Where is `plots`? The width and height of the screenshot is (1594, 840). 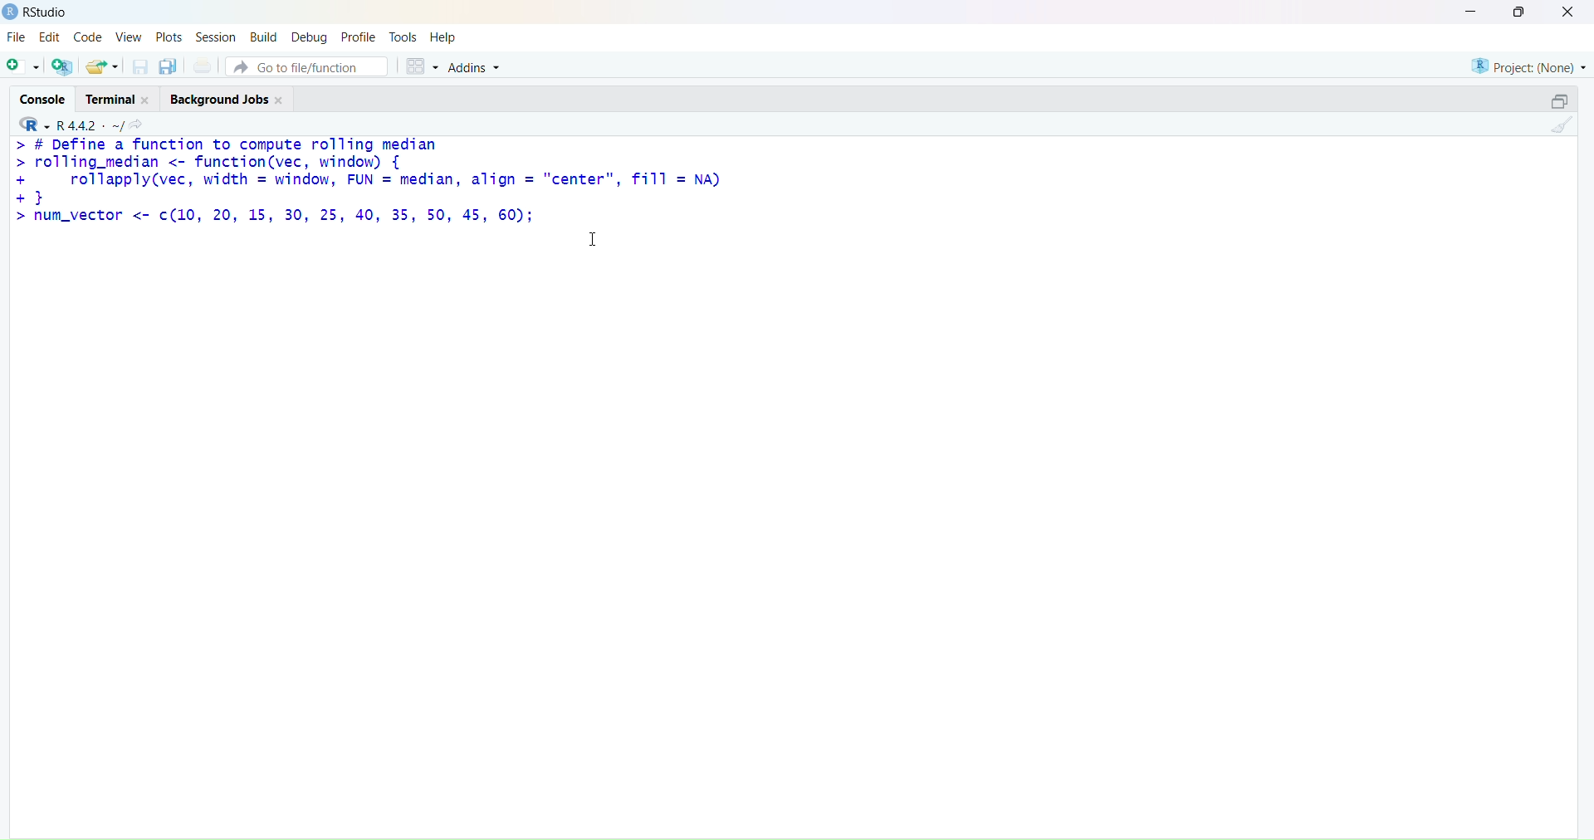
plots is located at coordinates (171, 37).